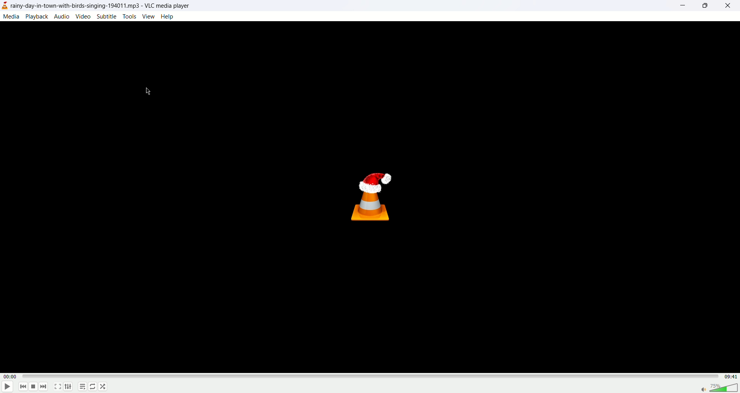  What do you see at coordinates (34, 386) in the screenshot?
I see `stop` at bounding box center [34, 386].